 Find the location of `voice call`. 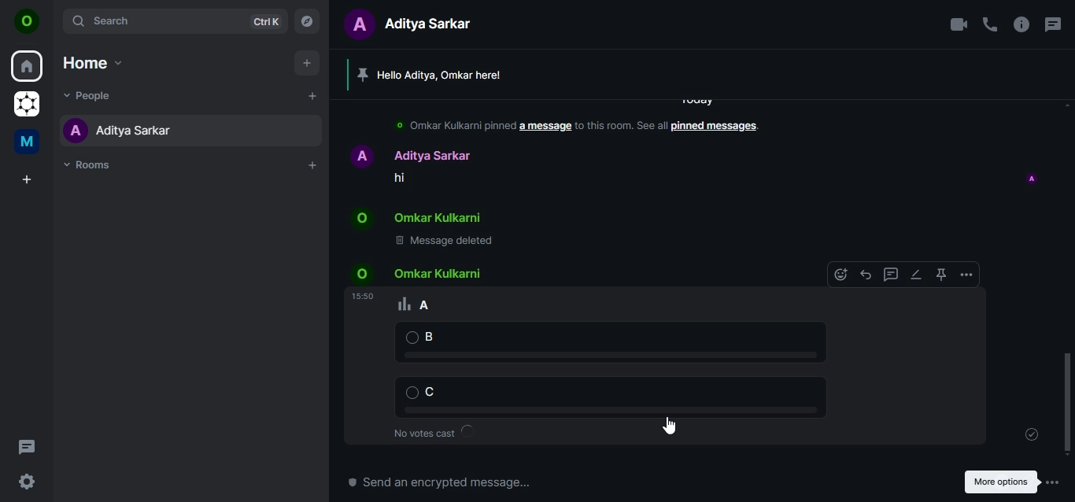

voice call is located at coordinates (990, 24).